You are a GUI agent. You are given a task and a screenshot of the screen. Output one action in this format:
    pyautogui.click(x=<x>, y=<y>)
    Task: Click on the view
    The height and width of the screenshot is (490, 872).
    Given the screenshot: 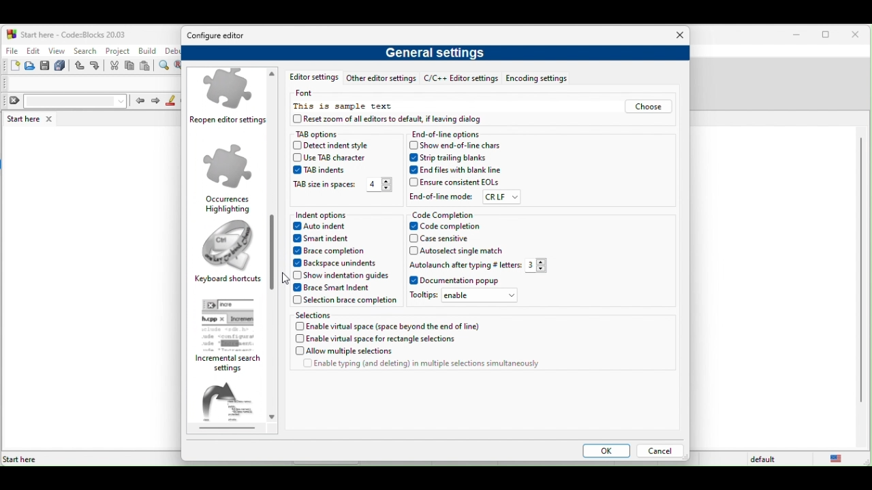 What is the action you would take?
    pyautogui.click(x=57, y=50)
    